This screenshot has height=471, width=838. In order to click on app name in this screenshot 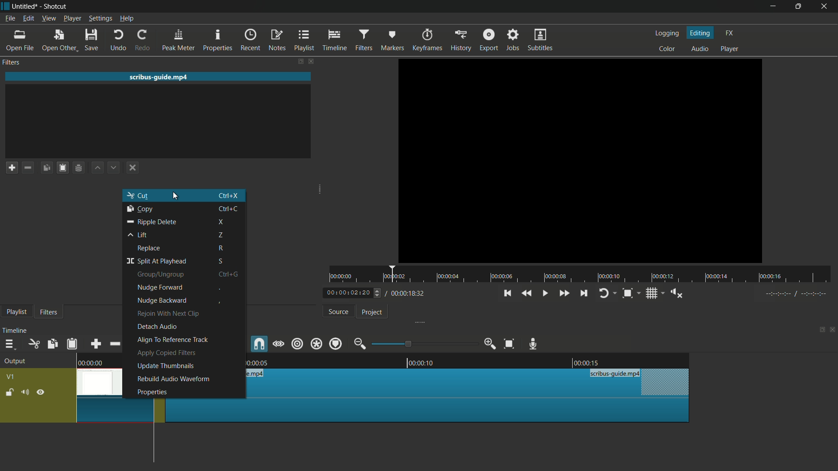, I will do `click(55, 7)`.